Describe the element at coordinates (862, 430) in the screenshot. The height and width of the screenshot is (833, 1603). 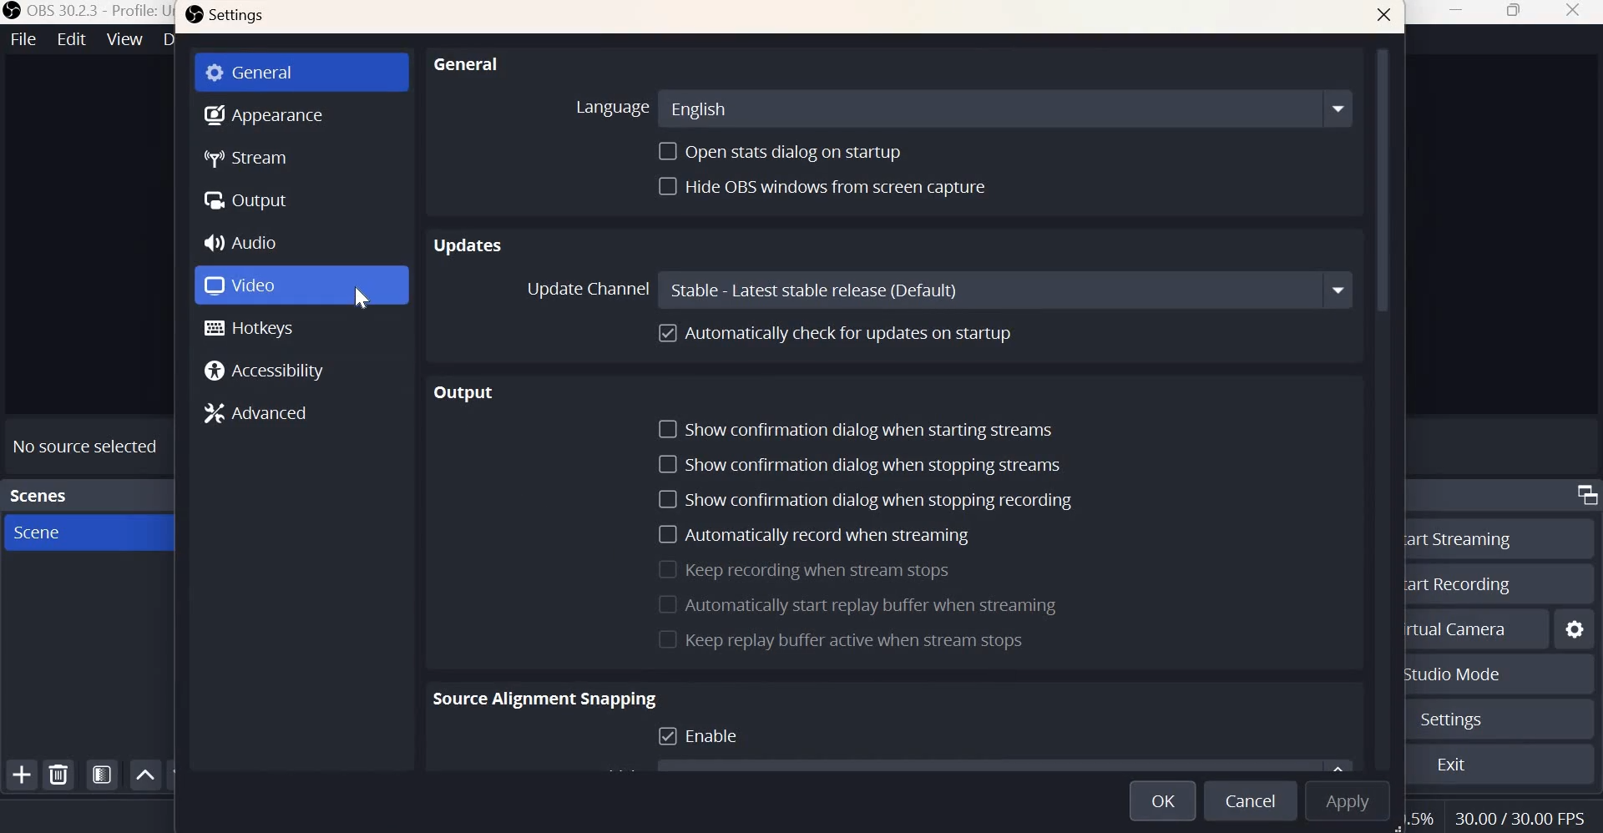
I see `Show confirmation dialog when starting streams` at that location.